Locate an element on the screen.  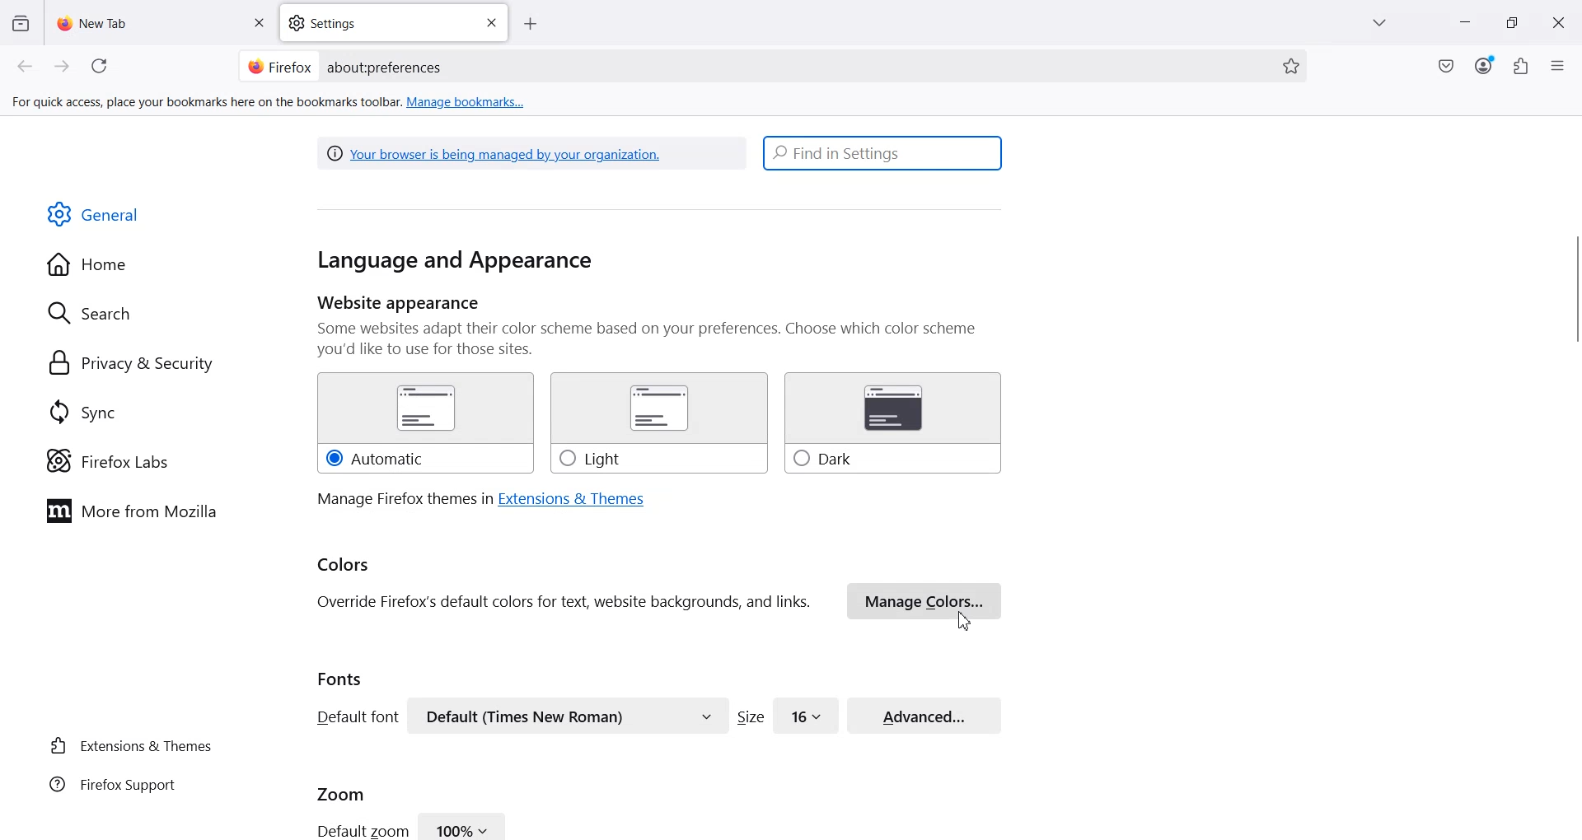
O Dark is located at coordinates (893, 424).